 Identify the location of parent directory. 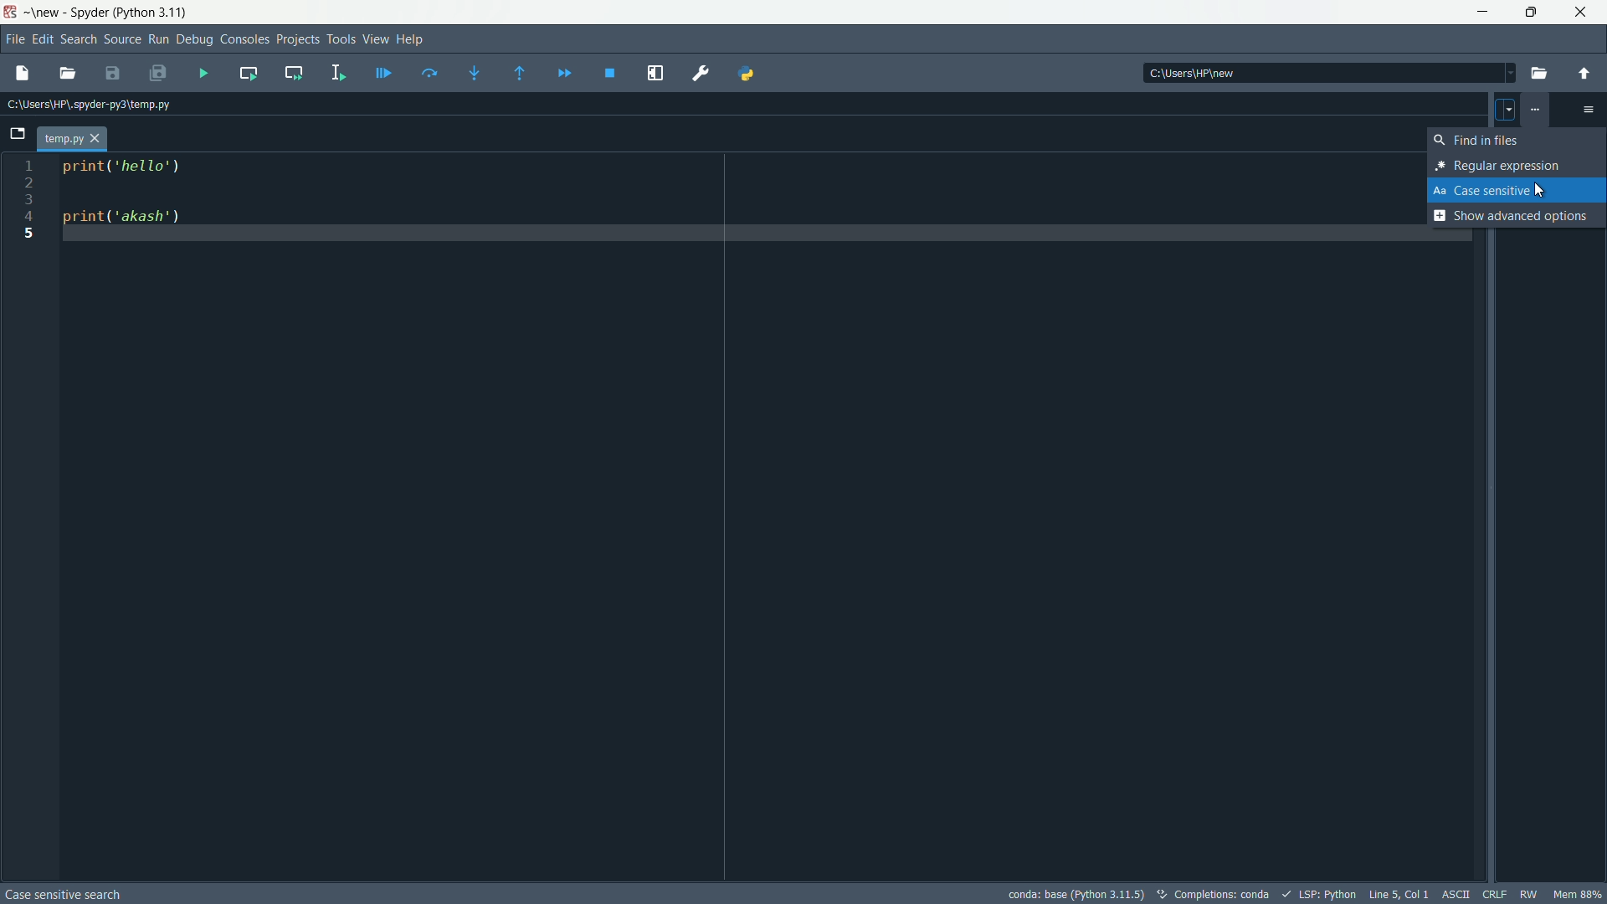
(1584, 74).